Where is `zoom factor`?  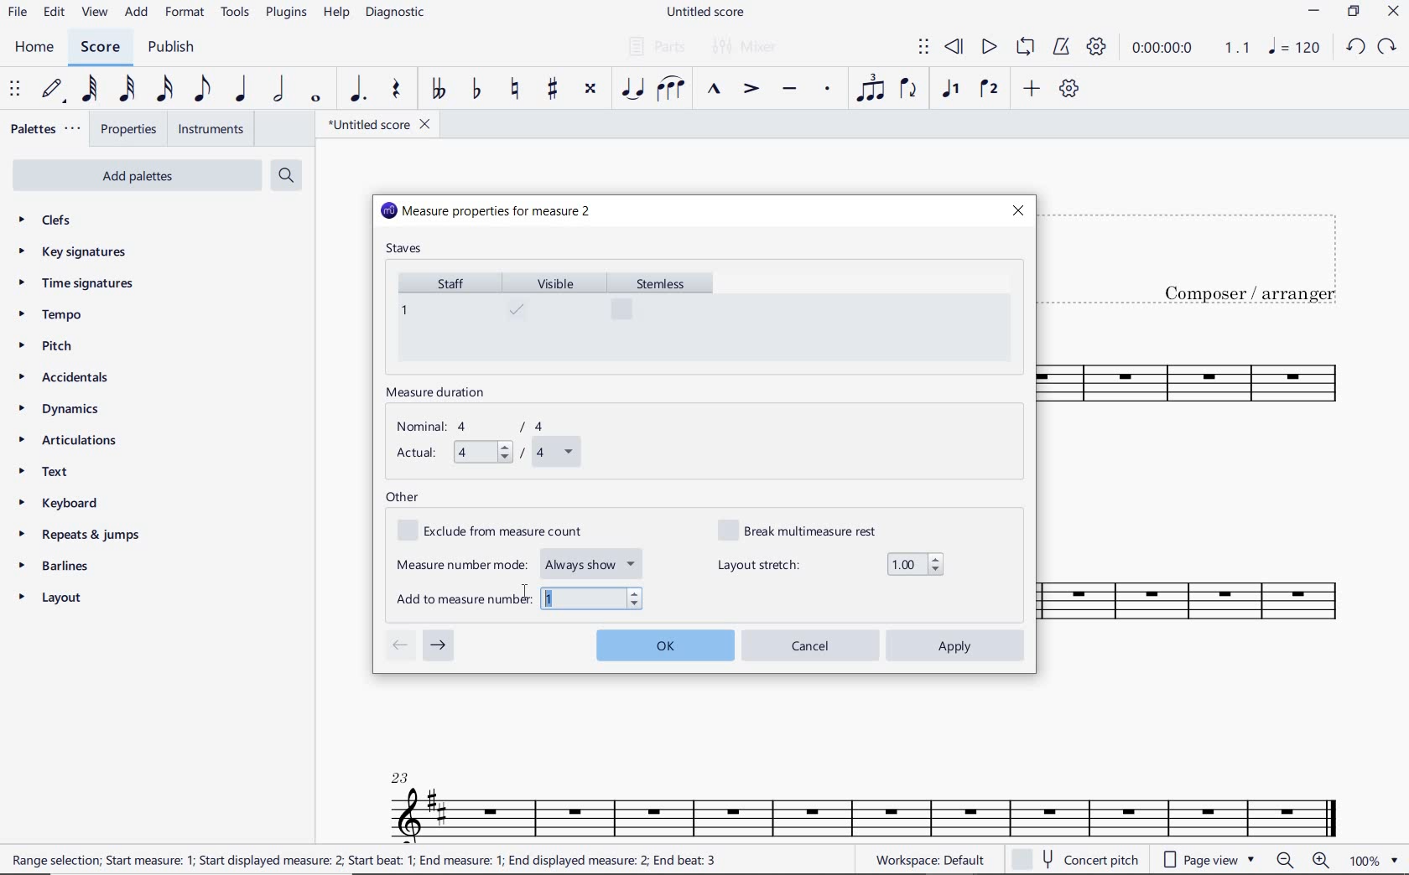
zoom factor is located at coordinates (1374, 861).